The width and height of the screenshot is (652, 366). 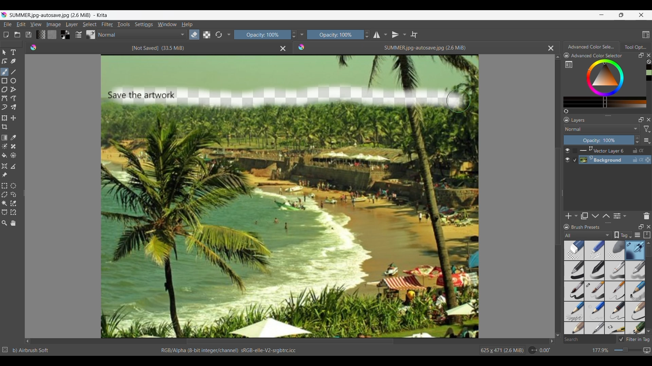 What do you see at coordinates (622, 235) in the screenshot?
I see `Tag` at bounding box center [622, 235].